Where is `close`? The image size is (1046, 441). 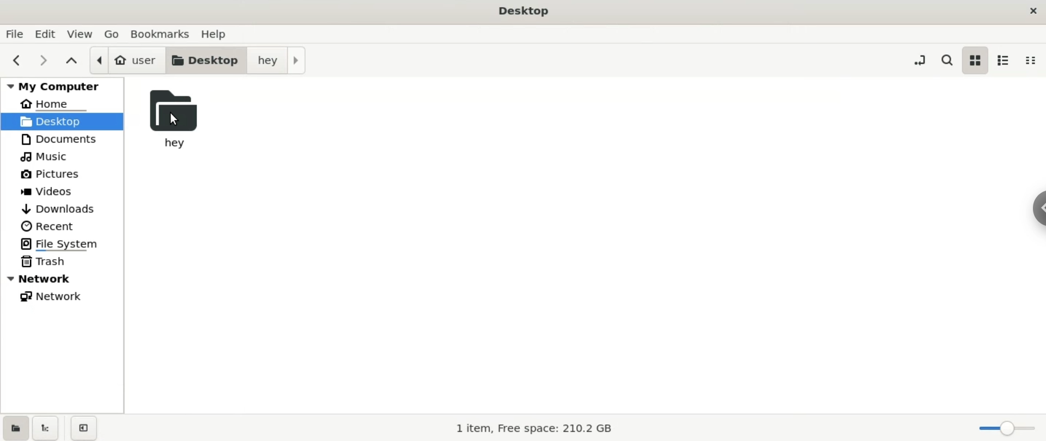
close is located at coordinates (1033, 9).